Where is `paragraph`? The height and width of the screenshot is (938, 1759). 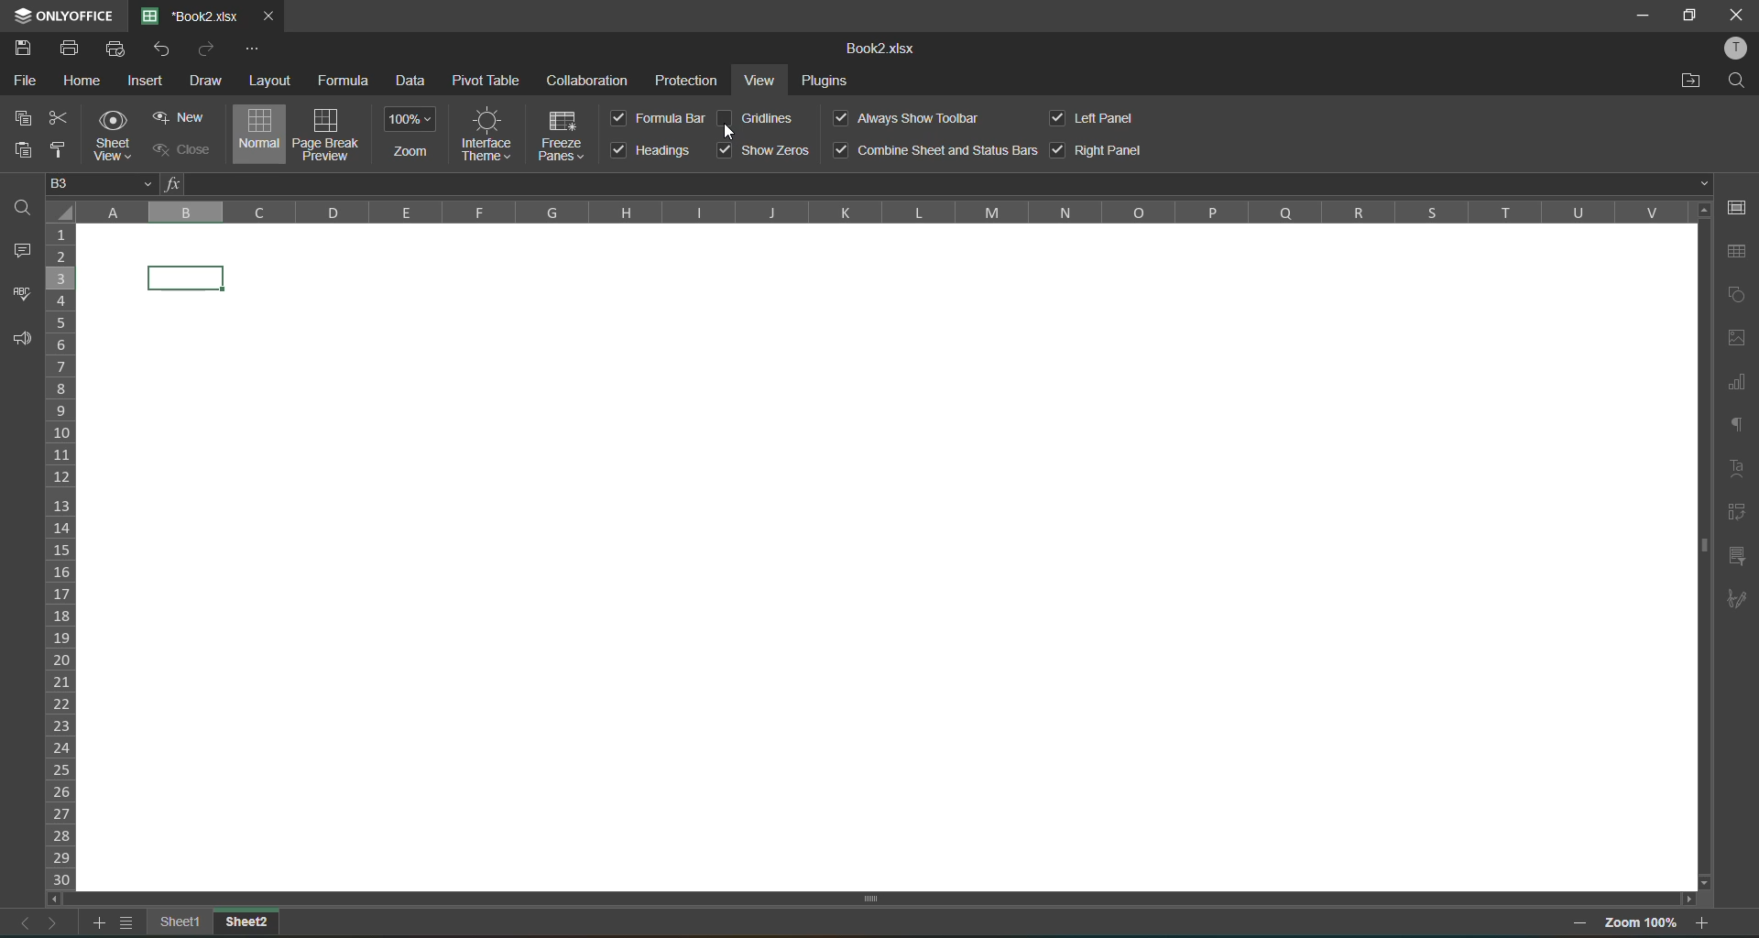 paragraph is located at coordinates (1739, 423).